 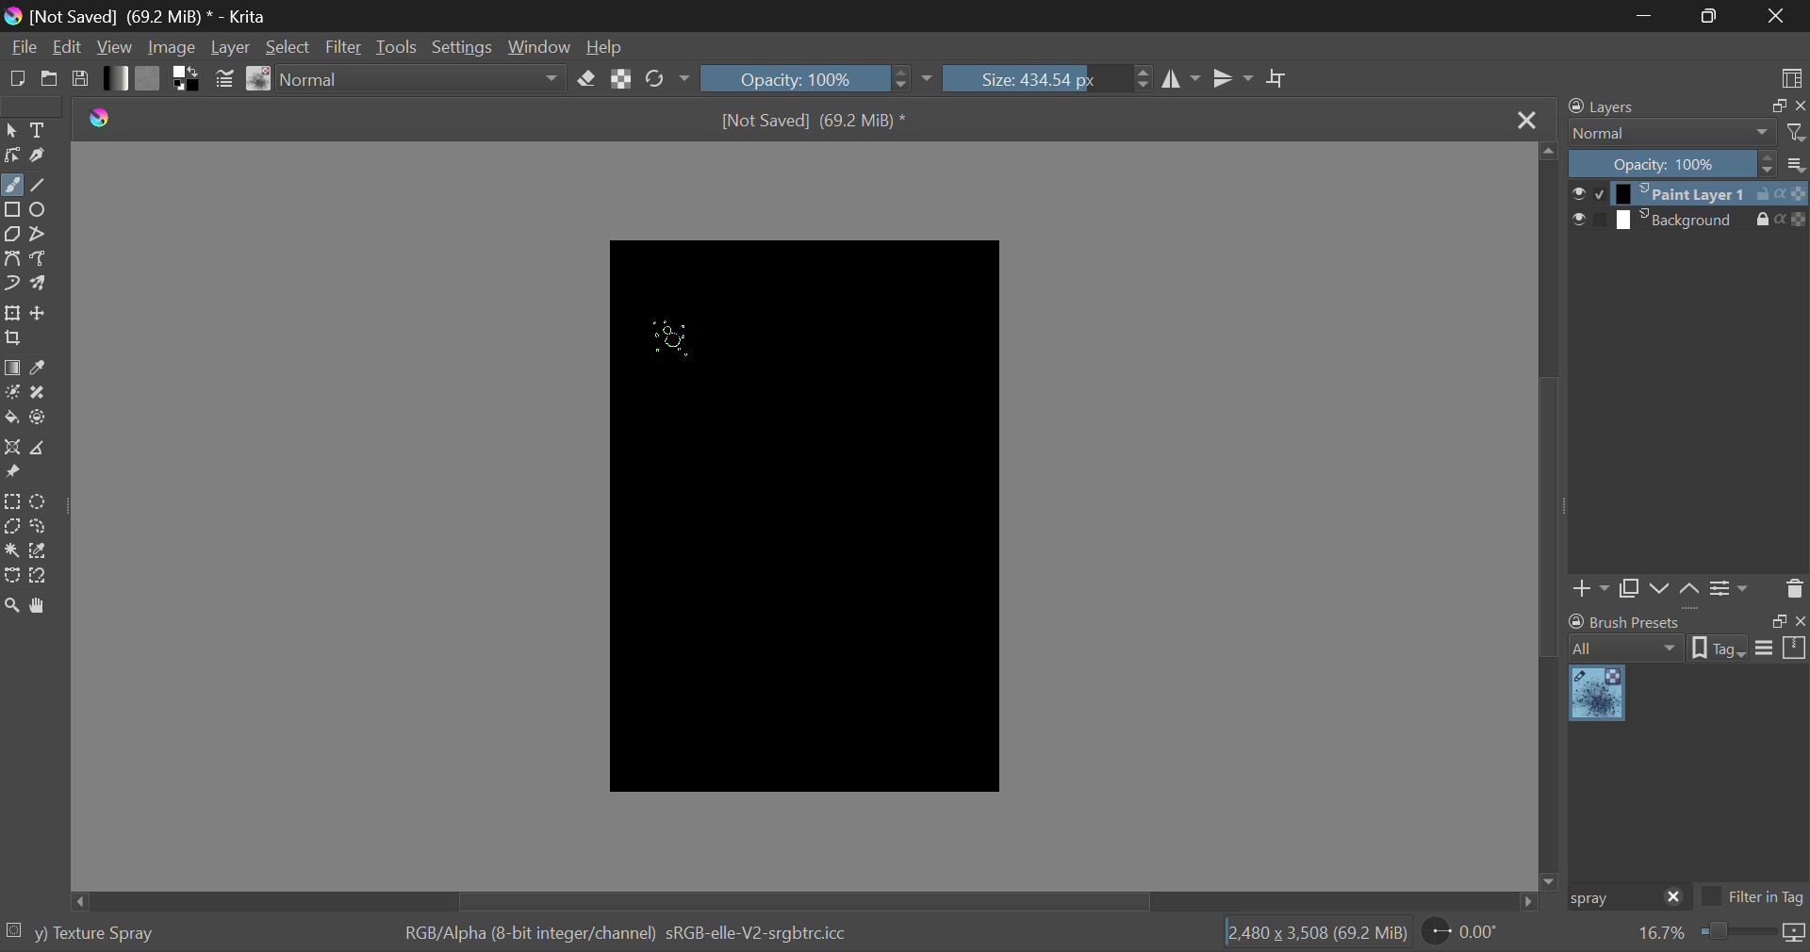 I want to click on Zoom, so click(x=13, y=608).